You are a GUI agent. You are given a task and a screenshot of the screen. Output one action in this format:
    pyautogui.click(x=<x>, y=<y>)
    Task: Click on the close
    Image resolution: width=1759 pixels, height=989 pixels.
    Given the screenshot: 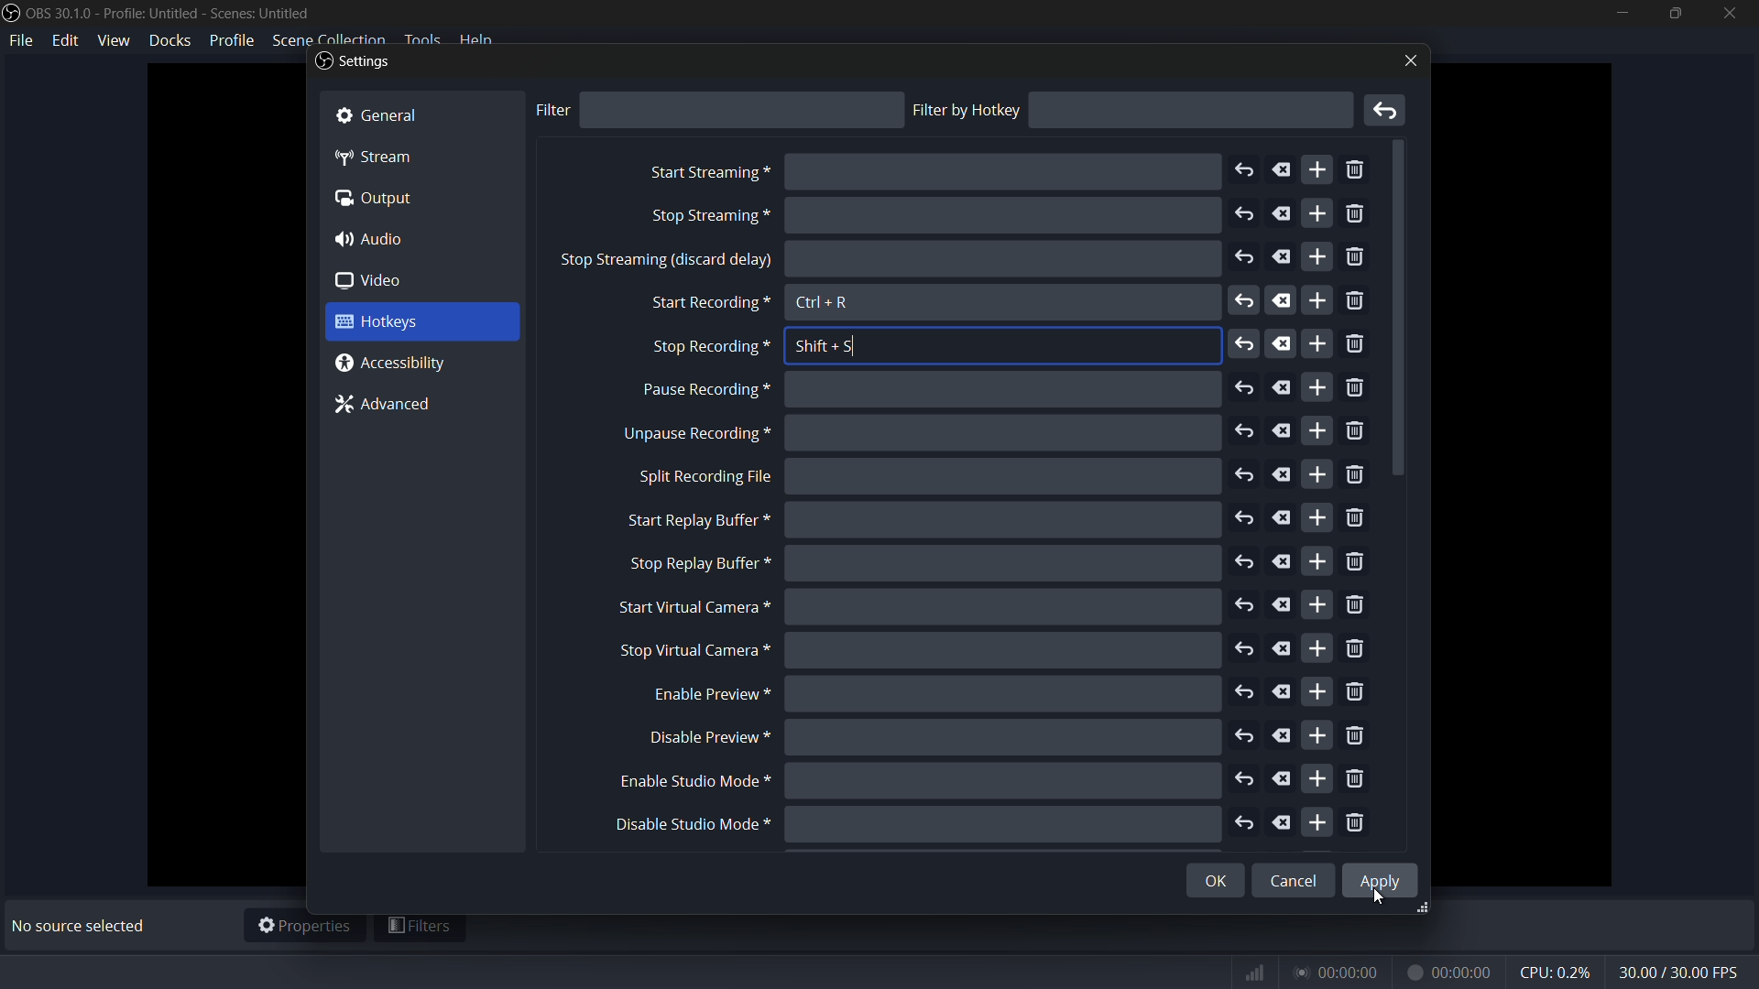 What is the action you would take?
    pyautogui.click(x=1407, y=60)
    